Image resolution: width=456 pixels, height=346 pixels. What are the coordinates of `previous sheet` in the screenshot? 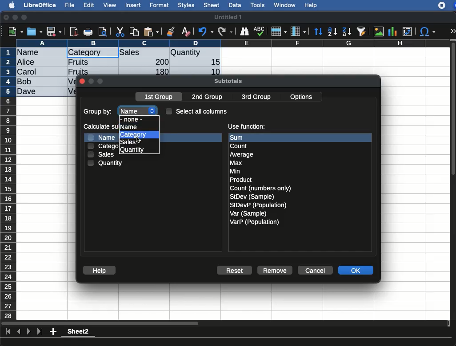 It's located at (20, 332).